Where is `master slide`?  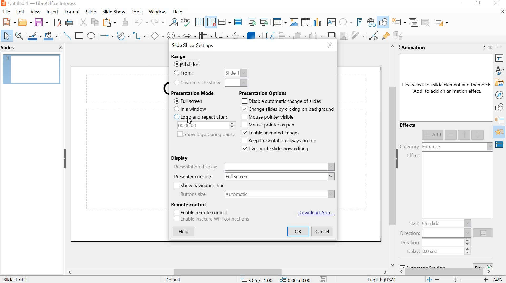
master slide is located at coordinates (238, 22).